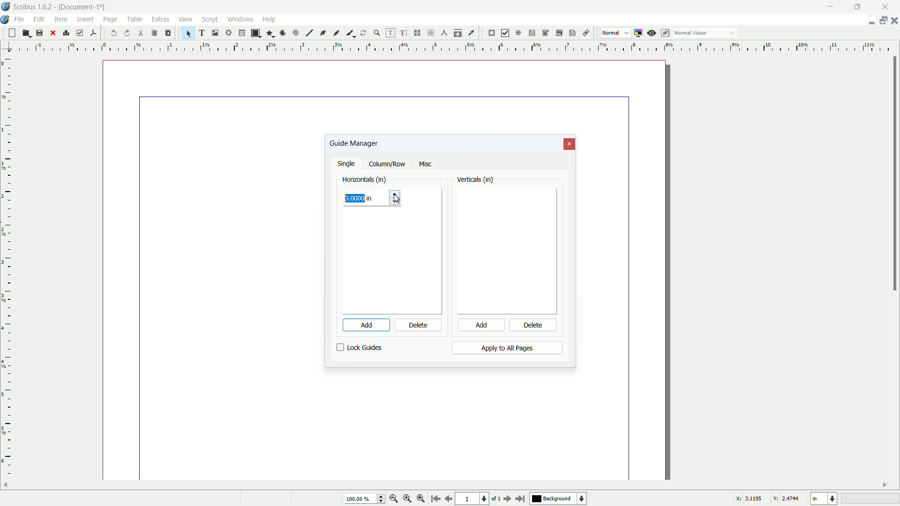  What do you see at coordinates (363, 33) in the screenshot?
I see `rotate item` at bounding box center [363, 33].